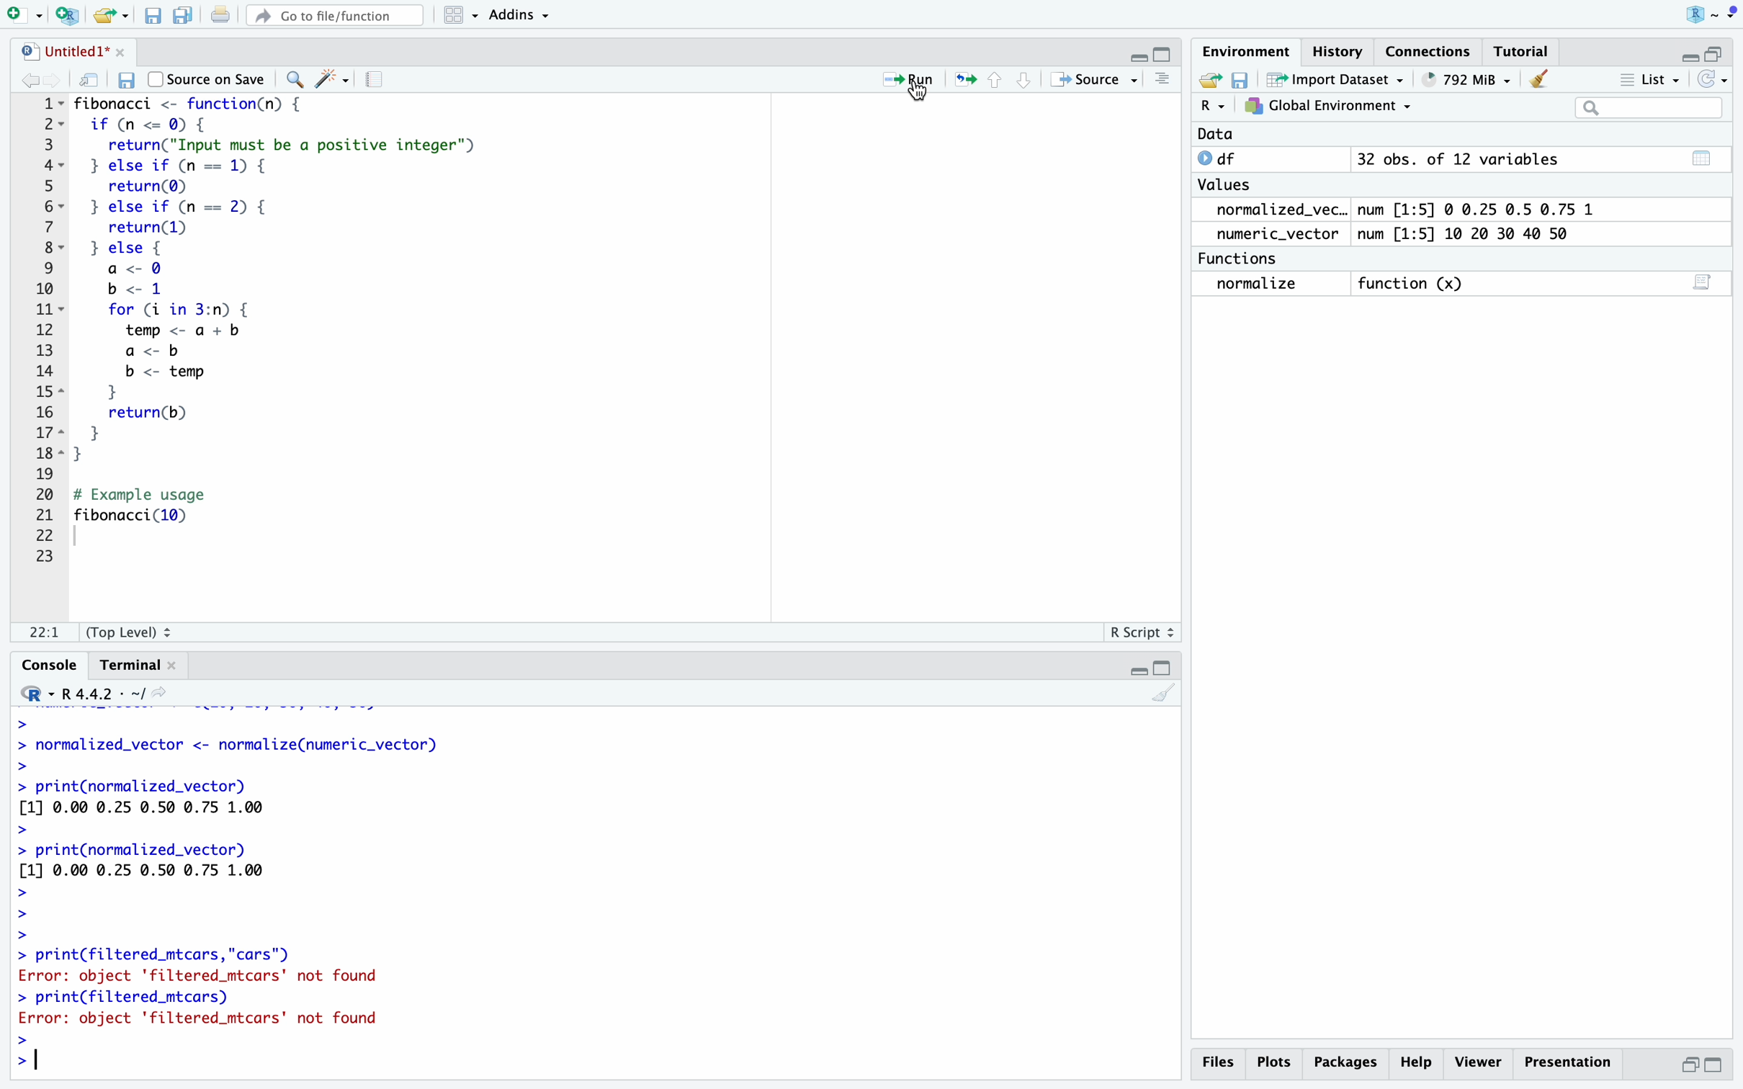 Image resolution: width=1743 pixels, height=1089 pixels. I want to click on serial numbers, so click(40, 333).